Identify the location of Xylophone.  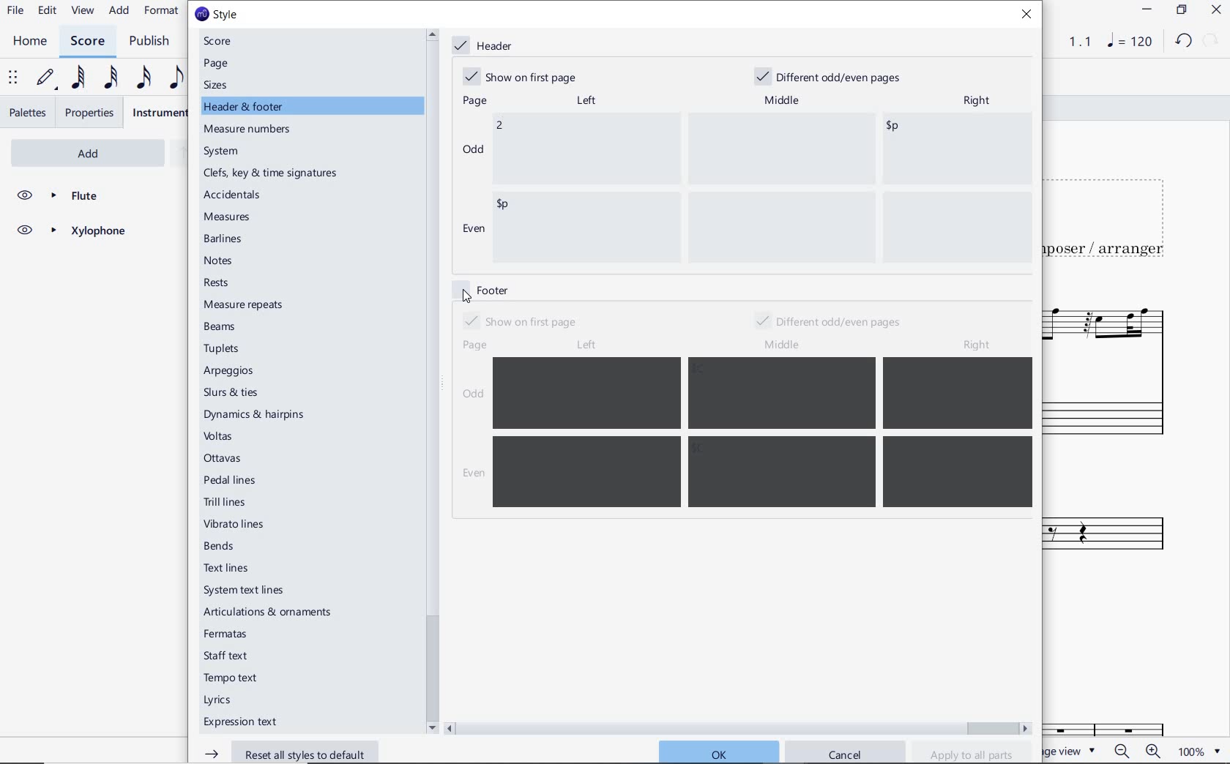
(1120, 517).